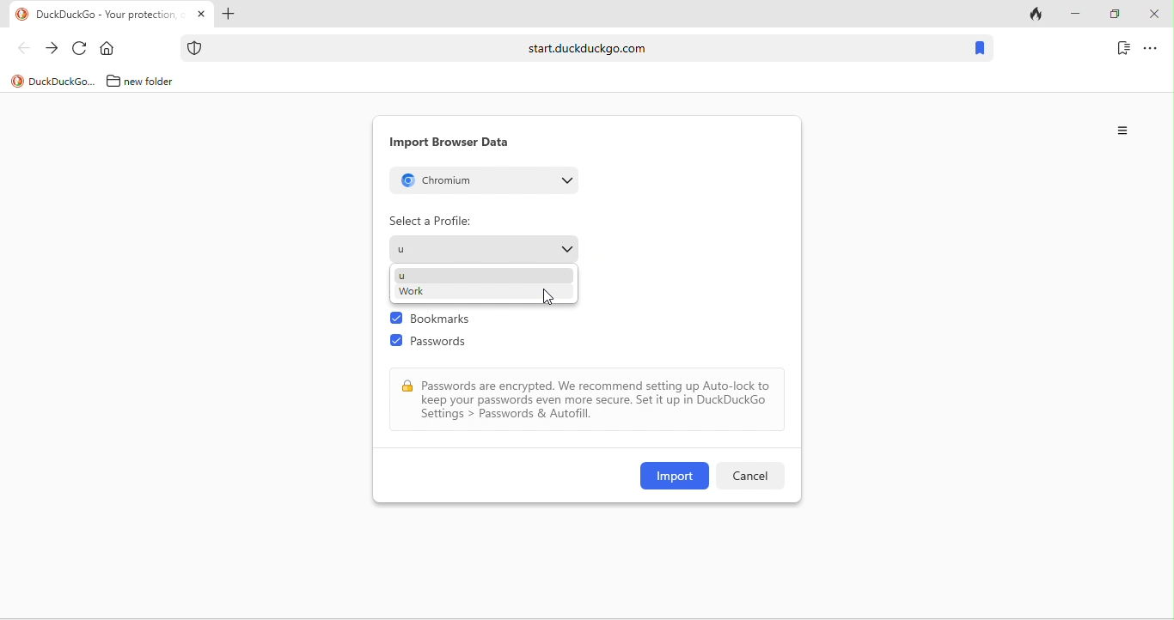 This screenshot has width=1174, height=620. I want to click on cursor, so click(547, 295).